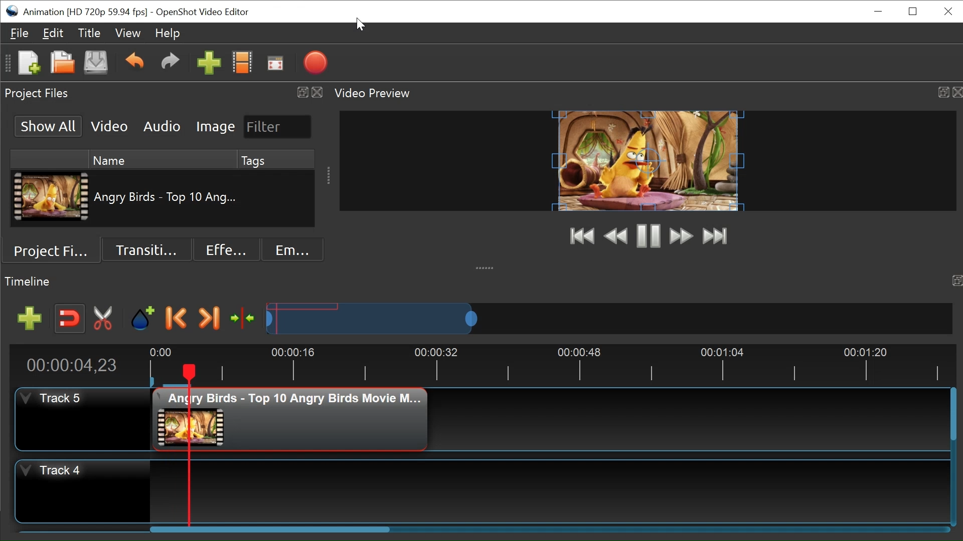  I want to click on Clip, so click(53, 196).